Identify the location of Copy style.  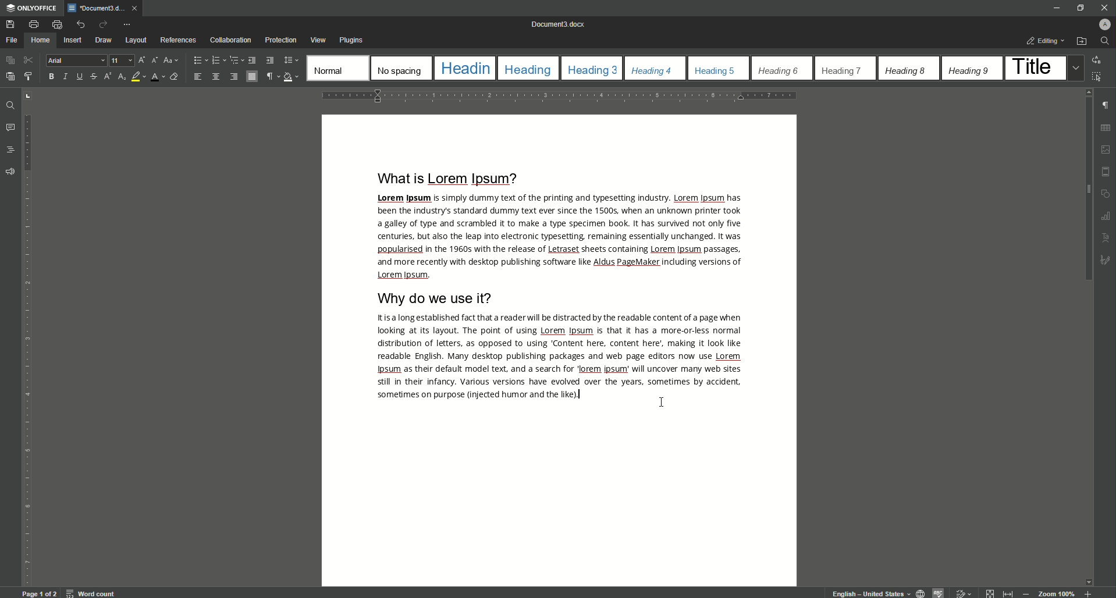
(30, 77).